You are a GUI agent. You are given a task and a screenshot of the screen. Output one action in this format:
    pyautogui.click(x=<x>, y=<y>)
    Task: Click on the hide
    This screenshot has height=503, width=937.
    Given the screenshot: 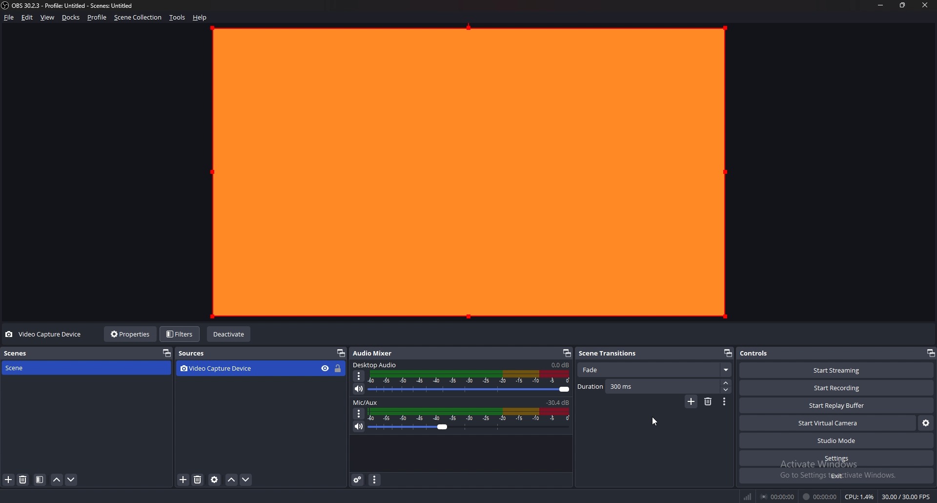 What is the action you would take?
    pyautogui.click(x=325, y=369)
    